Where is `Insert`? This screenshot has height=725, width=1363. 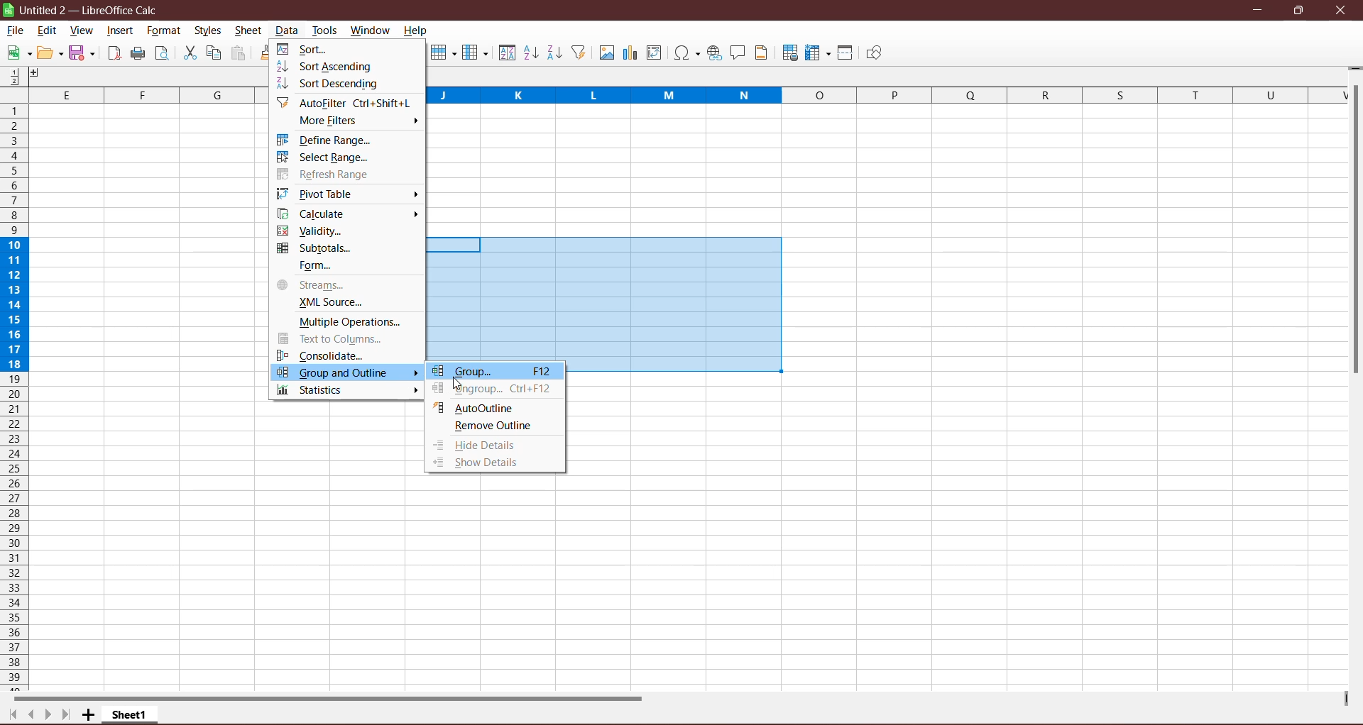 Insert is located at coordinates (121, 31).